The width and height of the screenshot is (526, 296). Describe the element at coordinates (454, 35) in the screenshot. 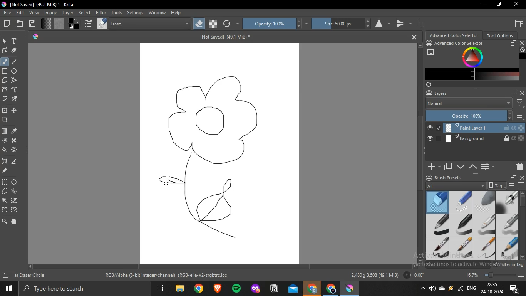

I see `advanced color selector` at that location.